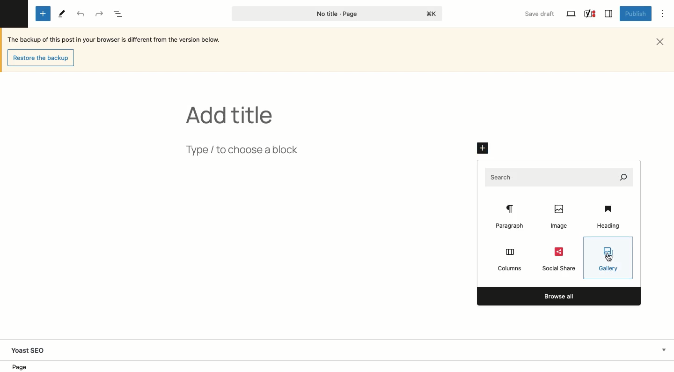 Image resolution: width=674 pixels, height=372 pixels. Describe the element at coordinates (101, 13) in the screenshot. I see `Redo` at that location.